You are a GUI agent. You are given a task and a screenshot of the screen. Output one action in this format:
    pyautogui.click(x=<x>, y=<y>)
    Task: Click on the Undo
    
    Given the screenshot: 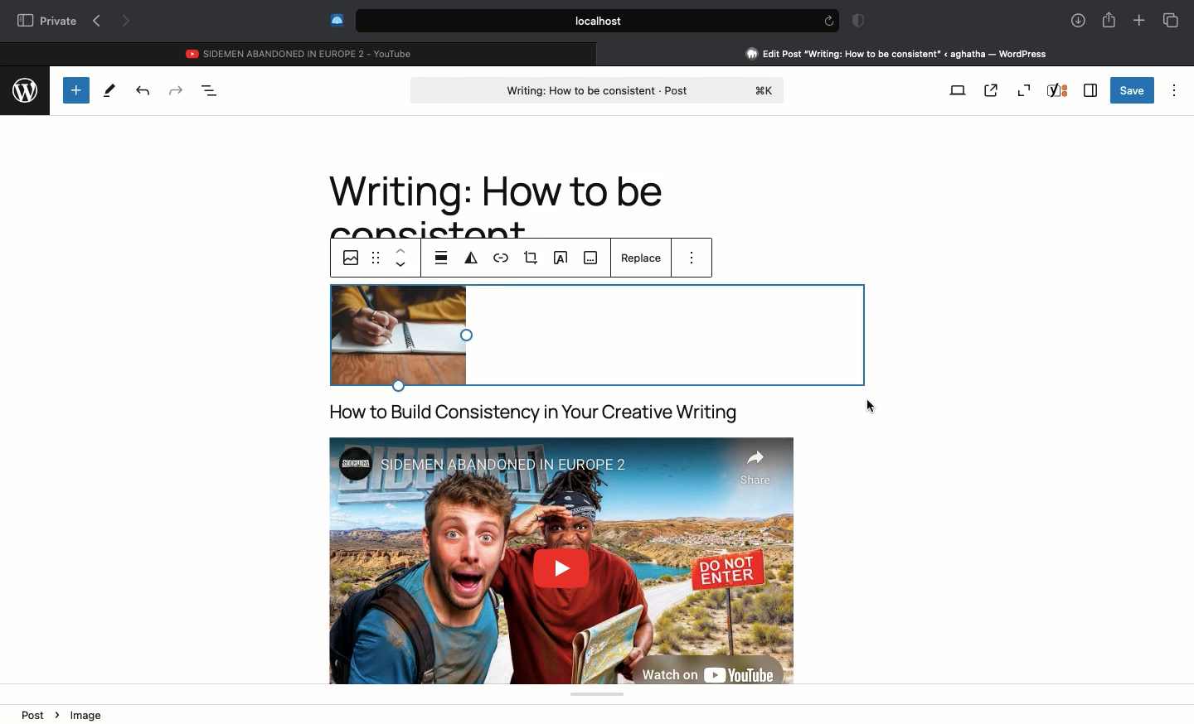 What is the action you would take?
    pyautogui.click(x=143, y=90)
    